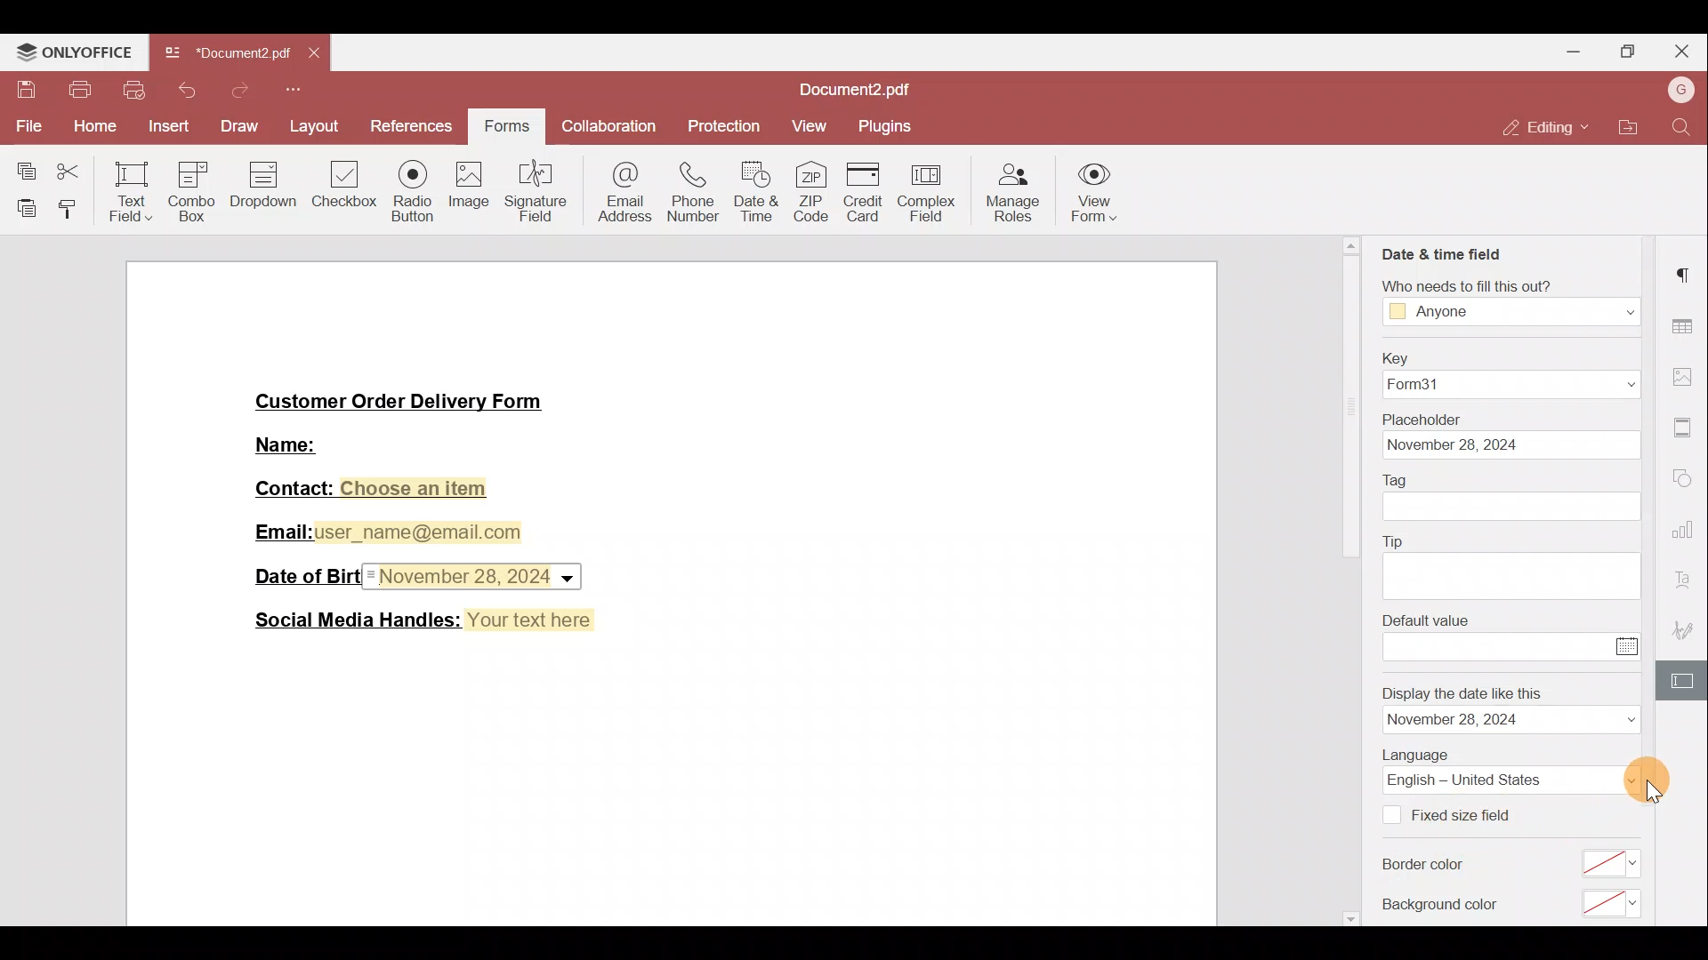  What do you see at coordinates (22, 167) in the screenshot?
I see `Copy` at bounding box center [22, 167].